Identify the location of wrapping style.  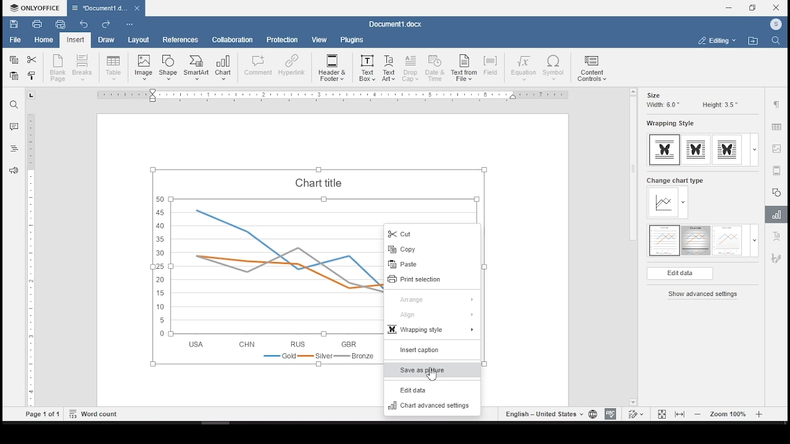
(696, 150).